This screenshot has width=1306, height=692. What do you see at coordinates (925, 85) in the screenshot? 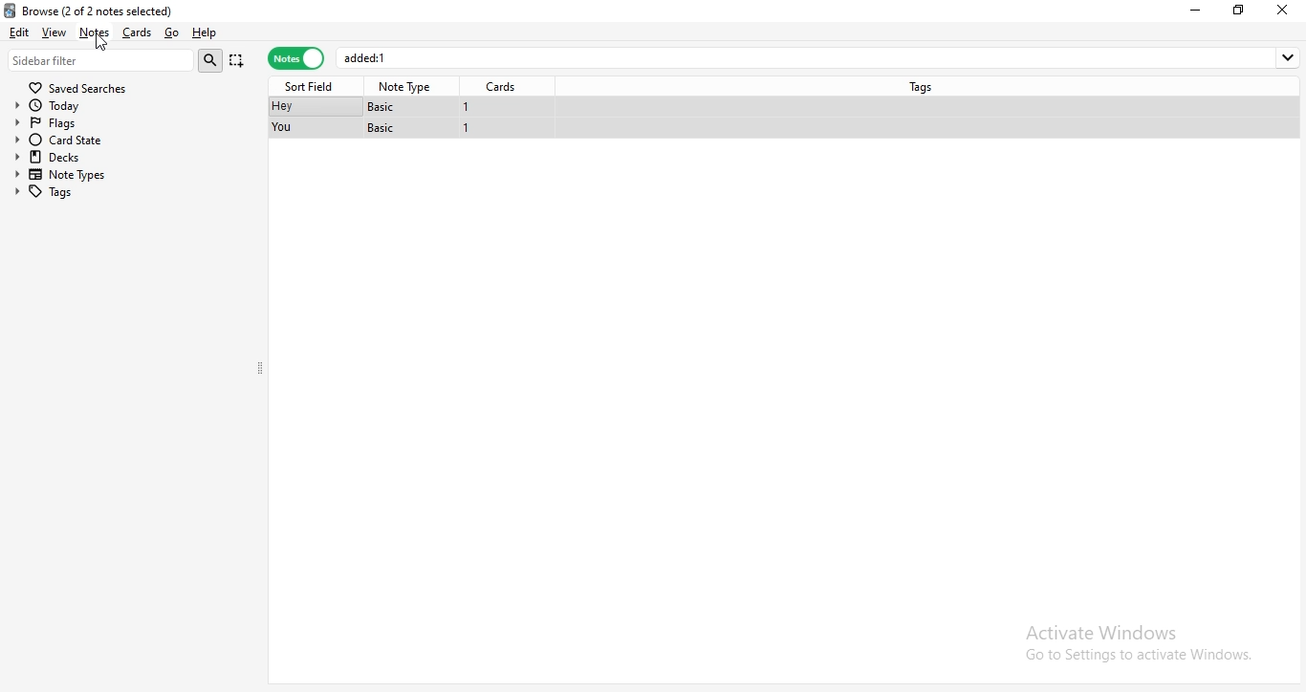
I see `tags` at bounding box center [925, 85].